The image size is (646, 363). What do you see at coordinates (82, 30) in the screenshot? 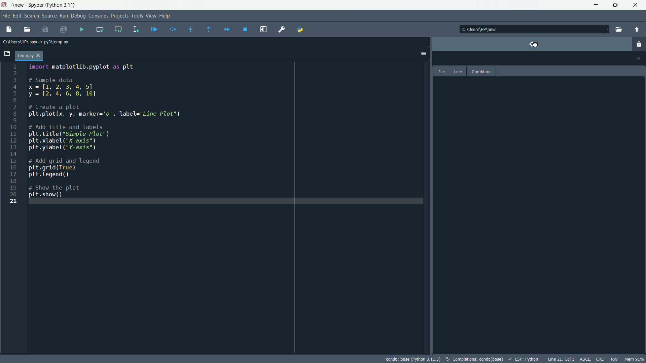
I see `run file` at bounding box center [82, 30].